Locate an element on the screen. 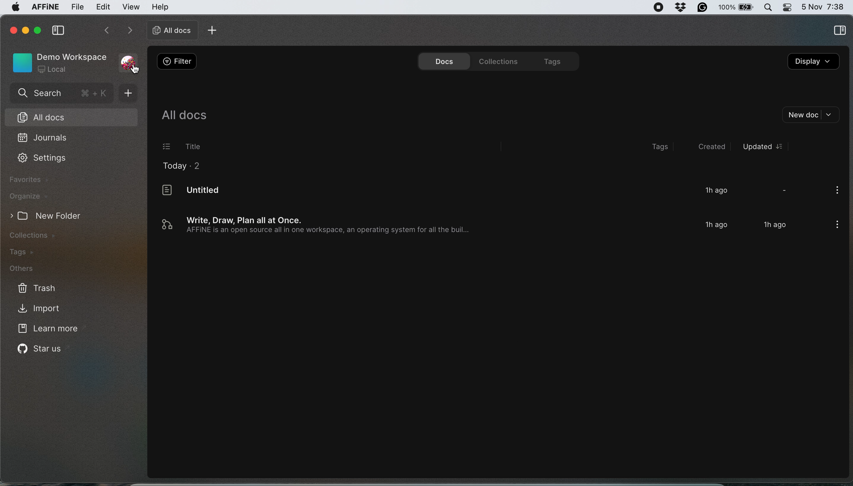 This screenshot has width=853, height=486. control center is located at coordinates (787, 7).